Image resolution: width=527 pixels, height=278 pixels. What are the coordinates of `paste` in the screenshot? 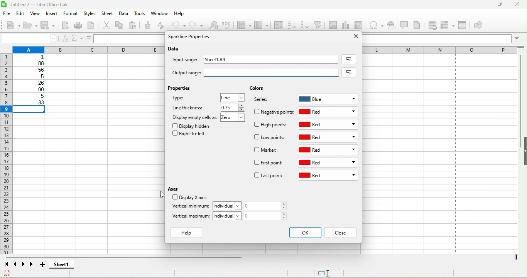 It's located at (135, 26).